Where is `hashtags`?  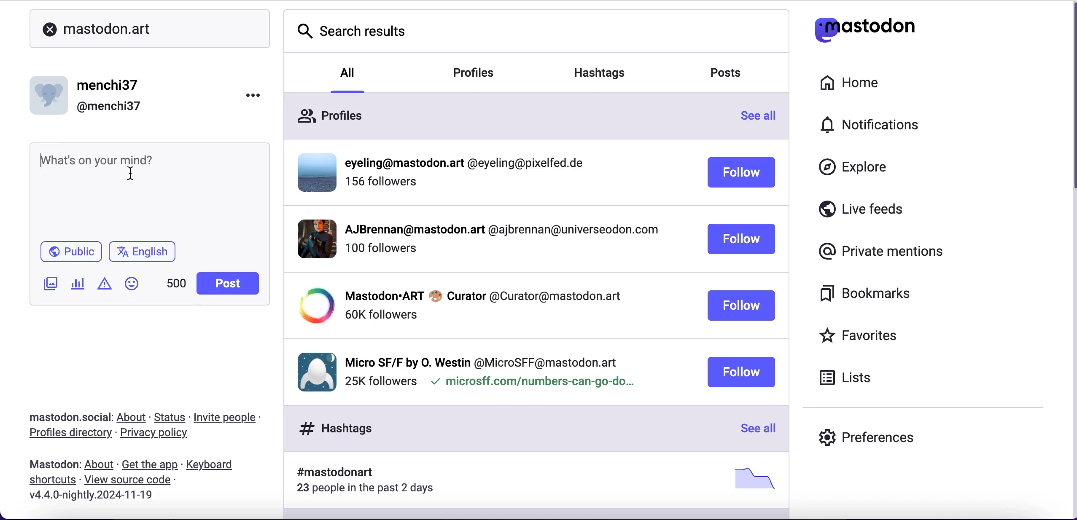
hashtags is located at coordinates (538, 483).